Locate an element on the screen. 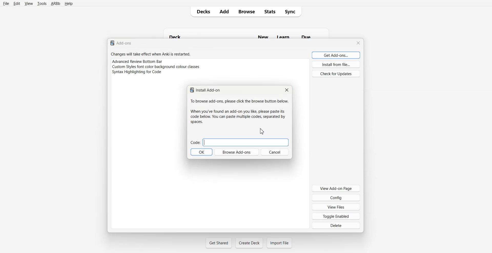 The height and width of the screenshot is (253, 492). To browse add-ons, please click the browse button below.
When you've found an add-on you like, please paste its
code below. You can paste multiple codes, separated by
spaces. is located at coordinates (240, 111).